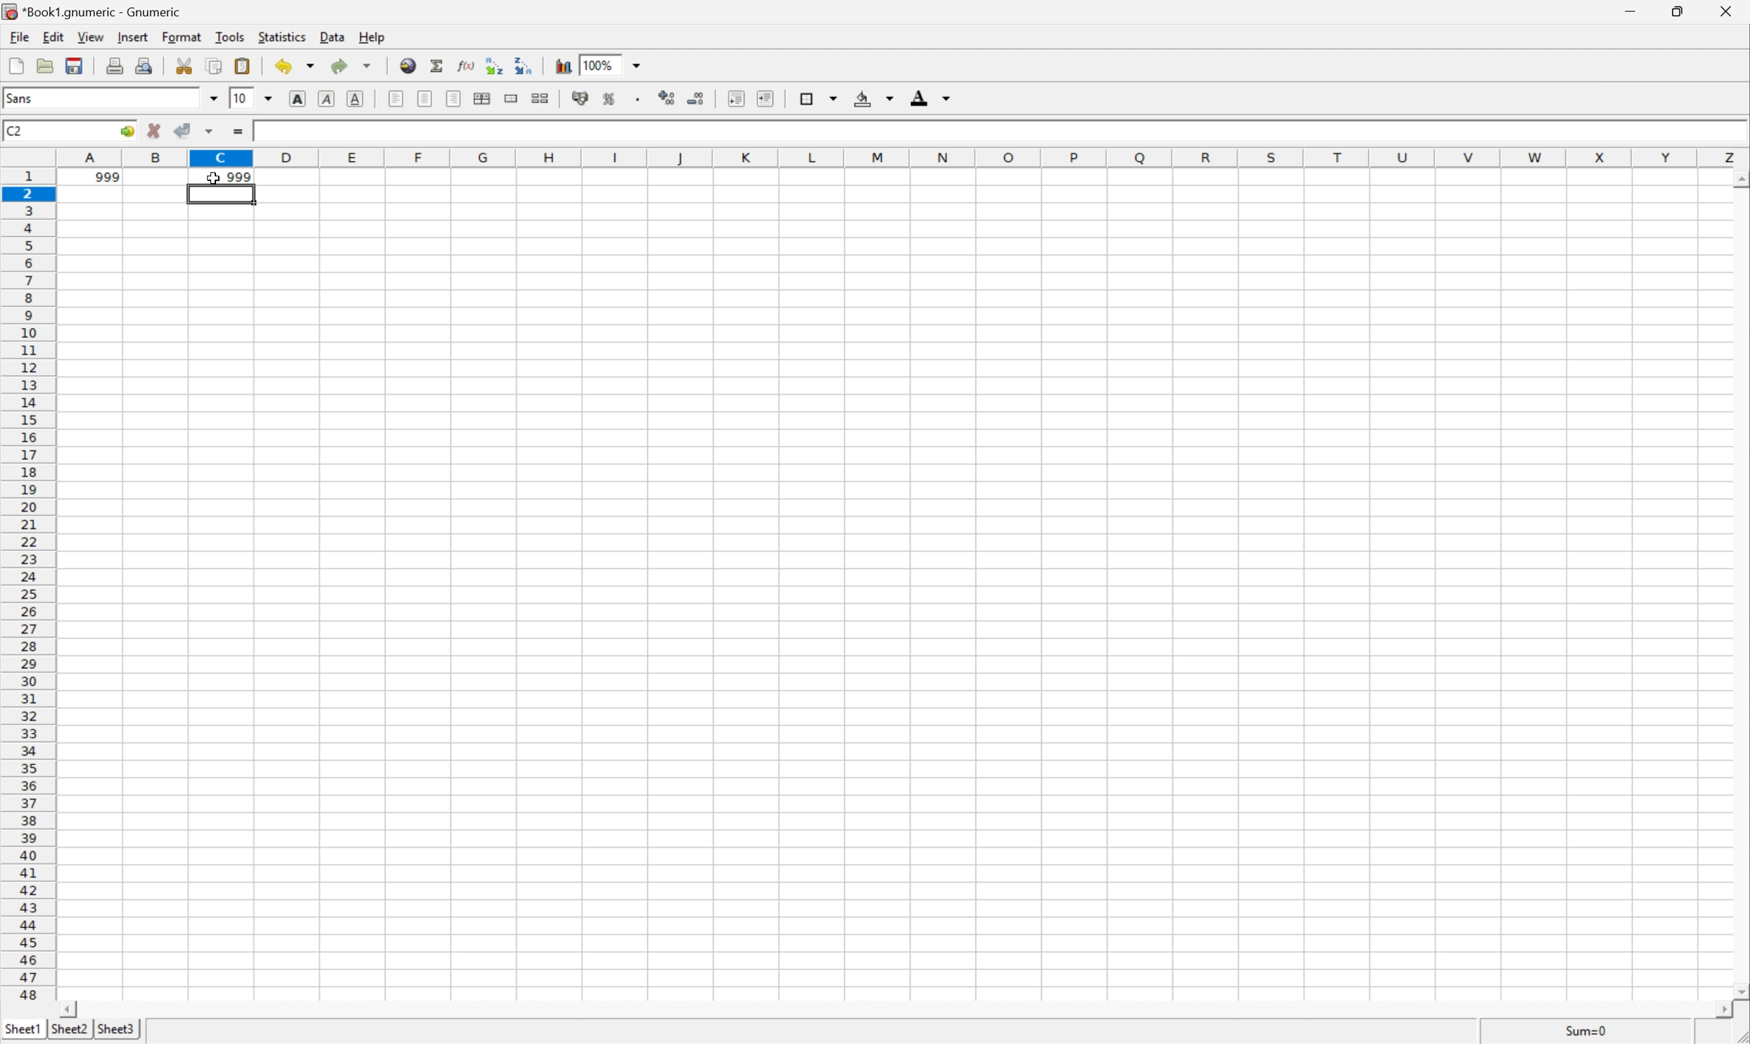 The height and width of the screenshot is (1044, 1750). I want to click on increase number of decimals displayed, so click(666, 97).